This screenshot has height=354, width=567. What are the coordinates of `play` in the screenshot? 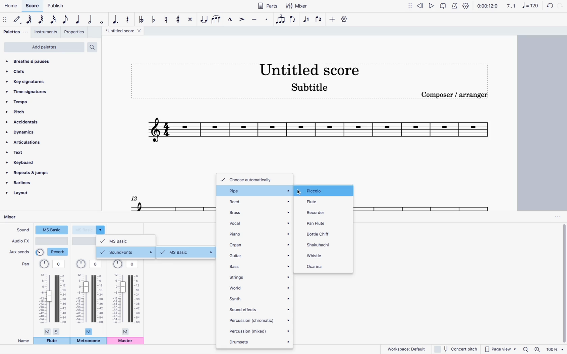 It's located at (431, 6).